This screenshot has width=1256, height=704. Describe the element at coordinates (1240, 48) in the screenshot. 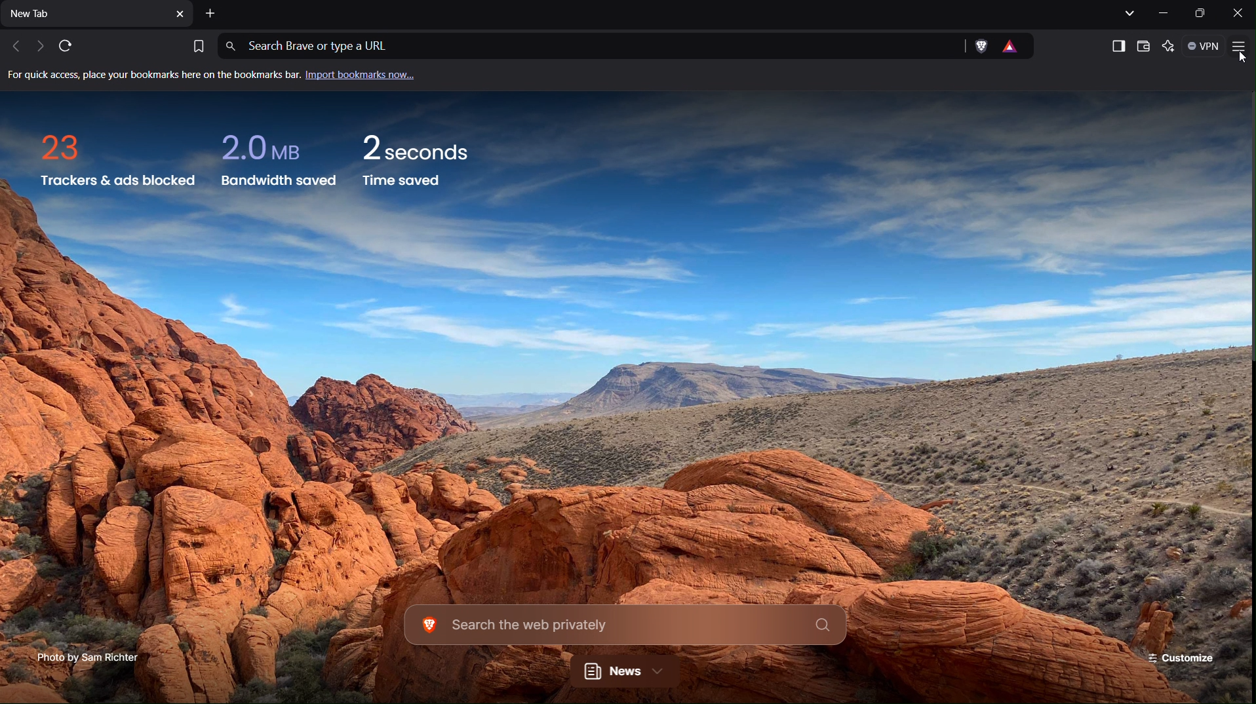

I see `Application Menu` at that location.